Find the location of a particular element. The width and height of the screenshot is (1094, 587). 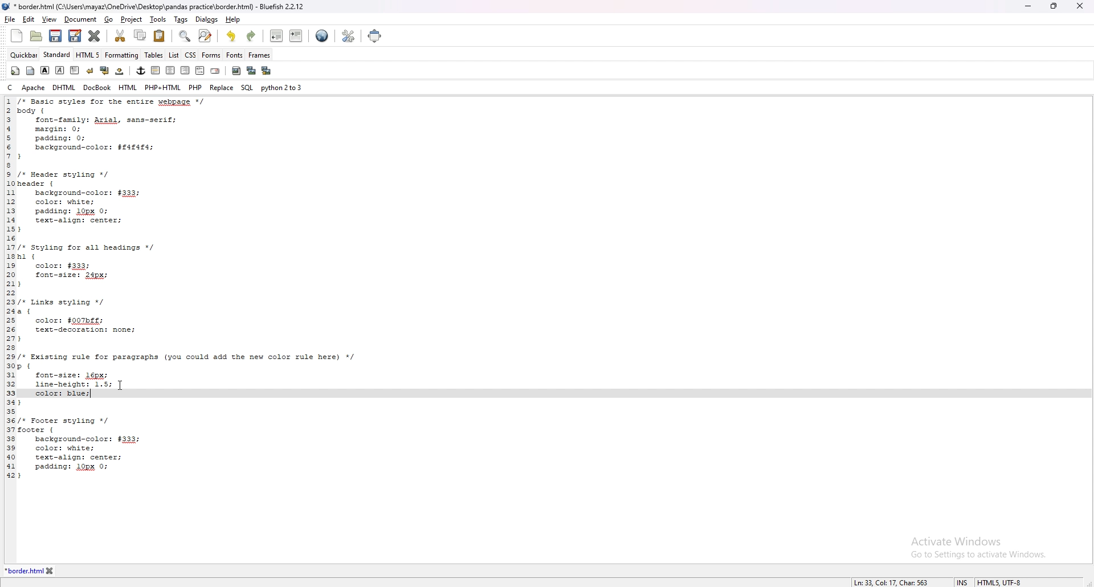

redo is located at coordinates (252, 36).